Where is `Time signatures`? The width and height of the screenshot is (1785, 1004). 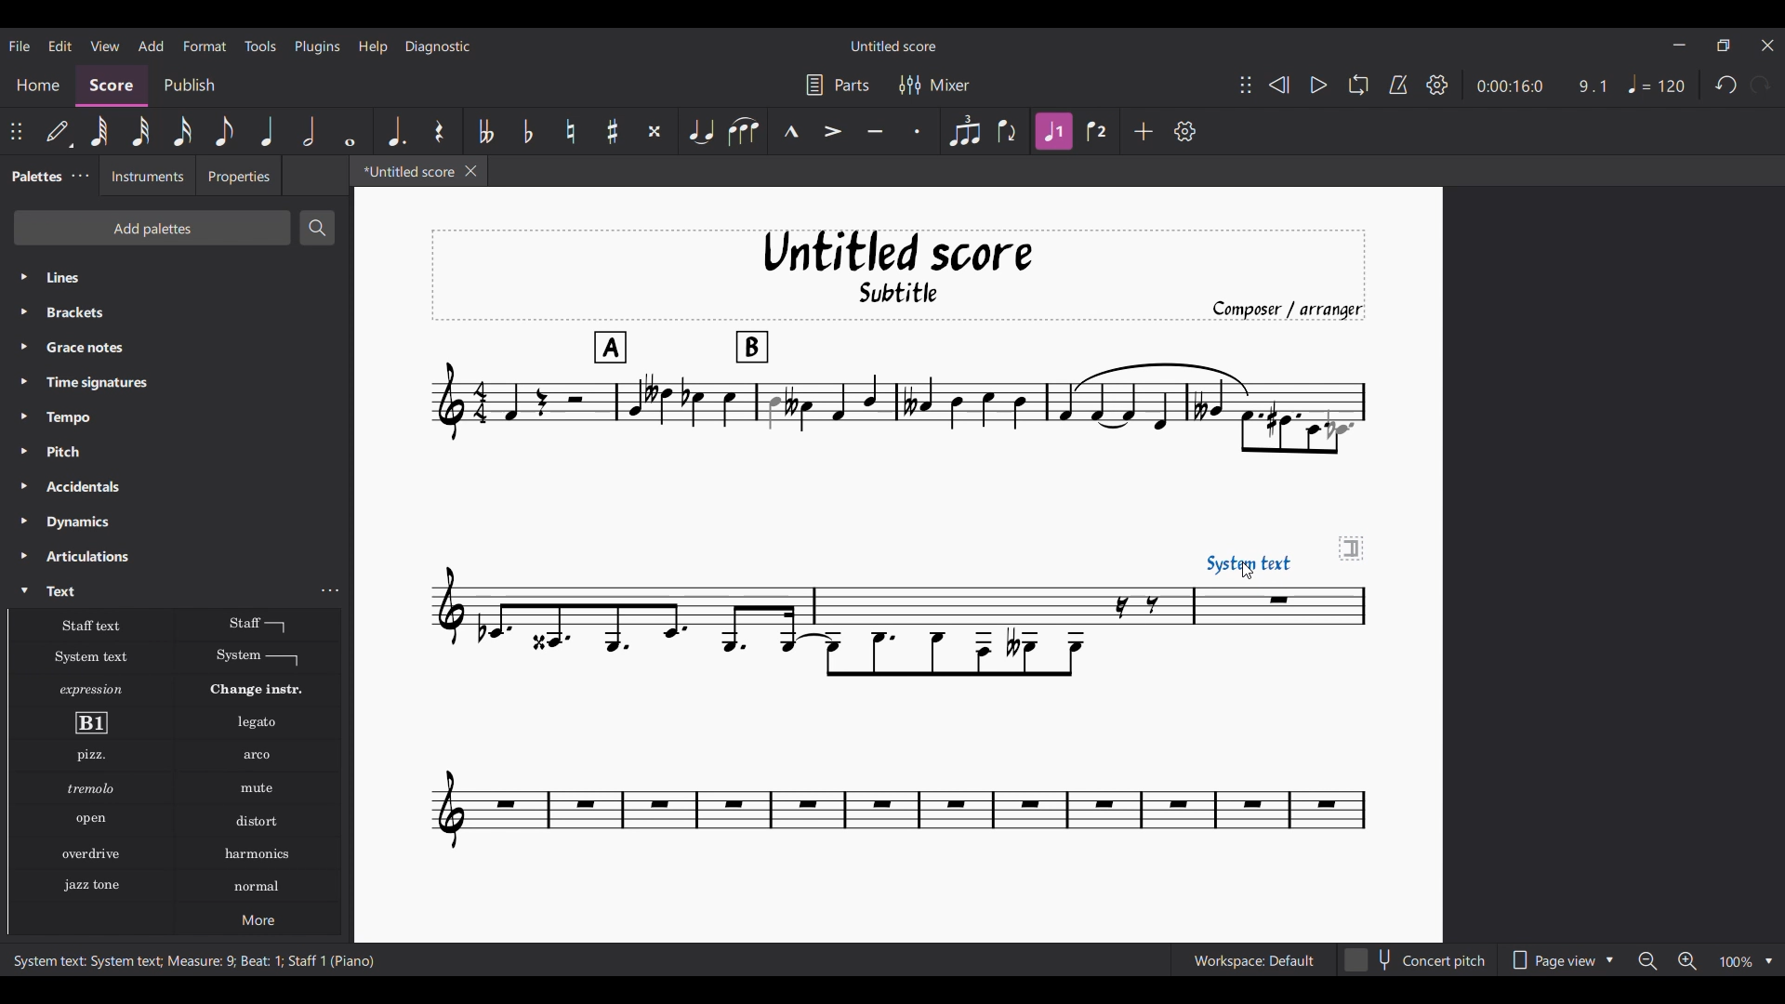 Time signatures is located at coordinates (178, 382).